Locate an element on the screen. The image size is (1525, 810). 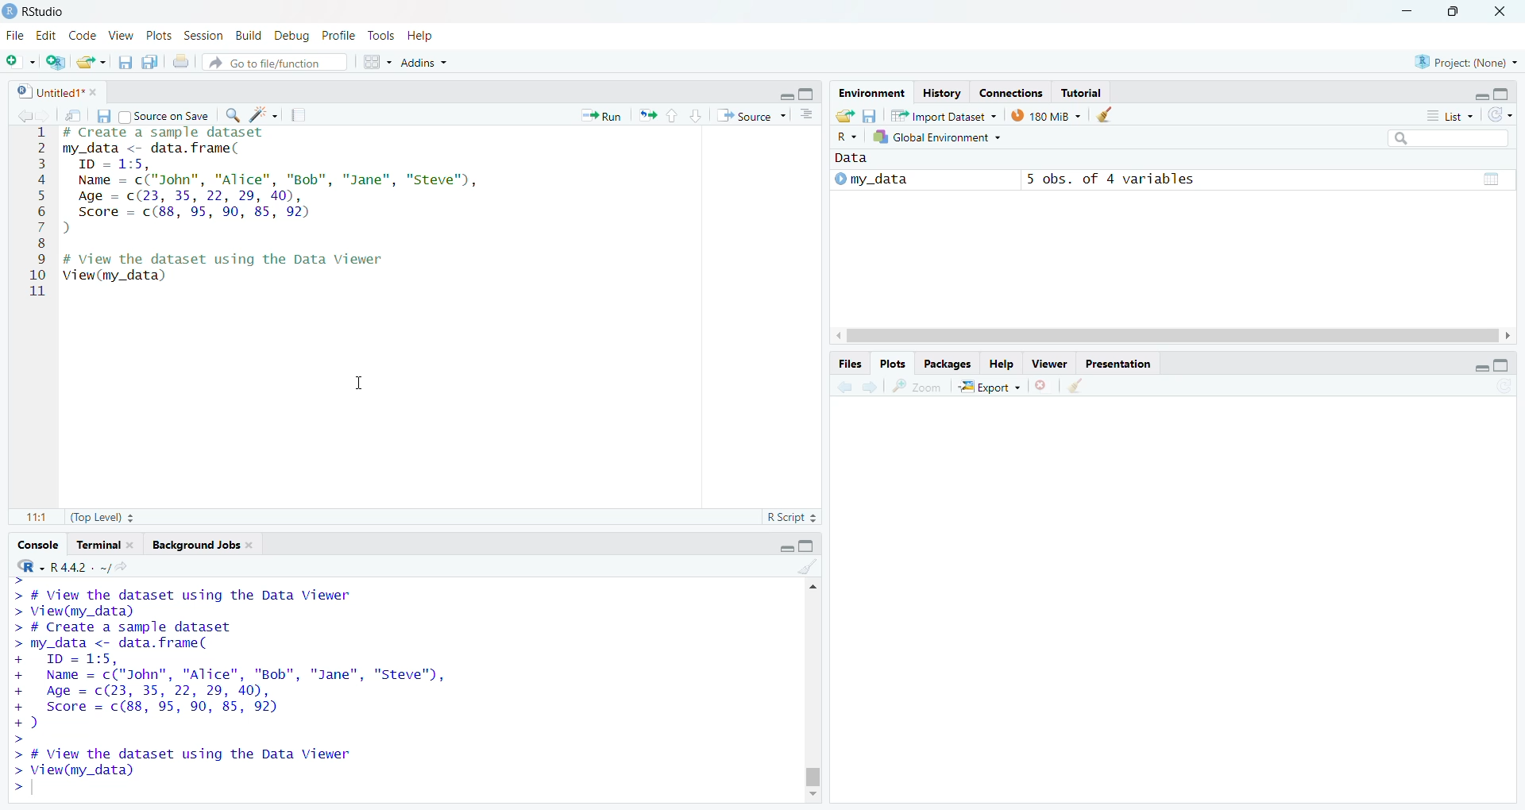
resize is located at coordinates (647, 116).